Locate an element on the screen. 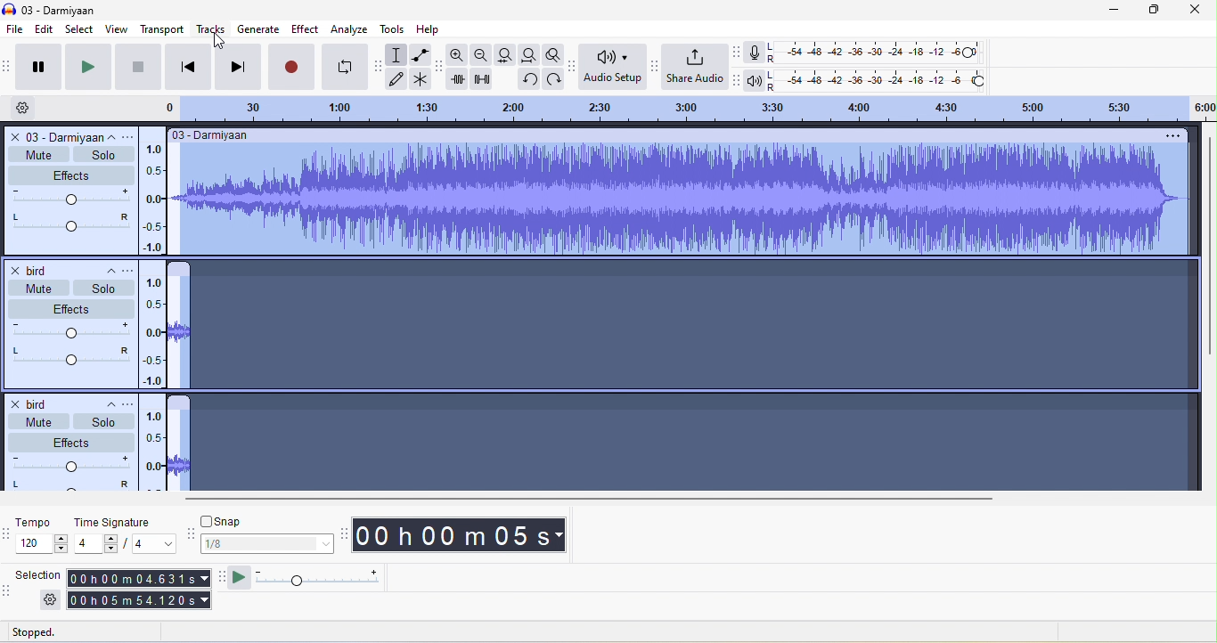 This screenshot has width=1217, height=643. silence audio selection is located at coordinates (484, 79).